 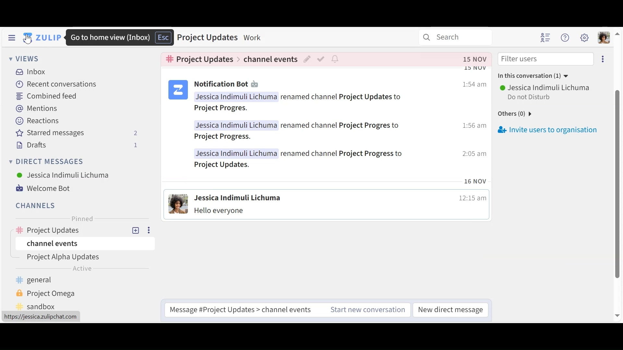 What do you see at coordinates (31, 71) in the screenshot?
I see `Inbox` at bounding box center [31, 71].